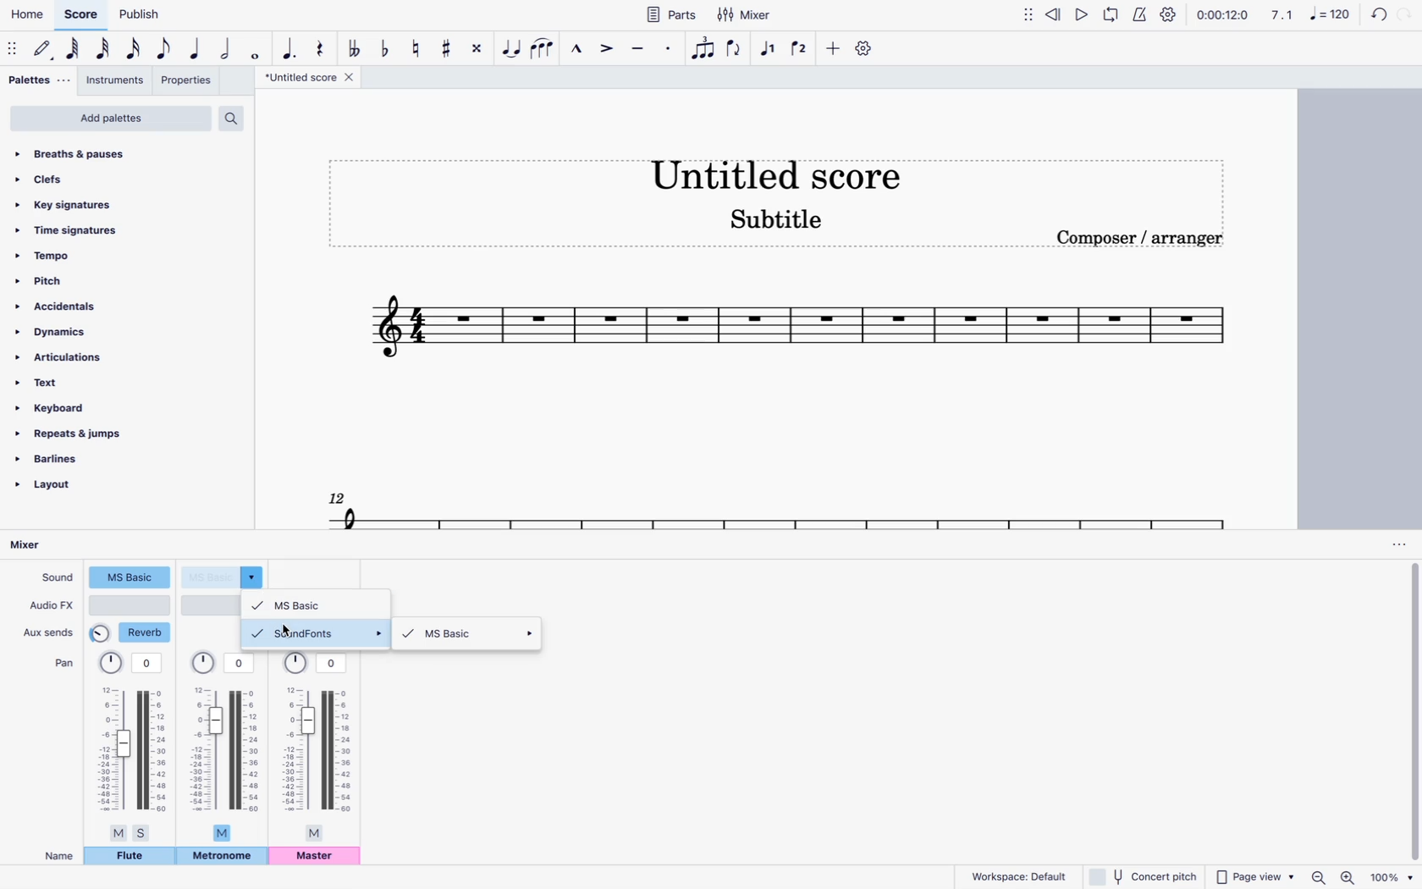  Describe the element at coordinates (51, 607) in the screenshot. I see `audio fx` at that location.